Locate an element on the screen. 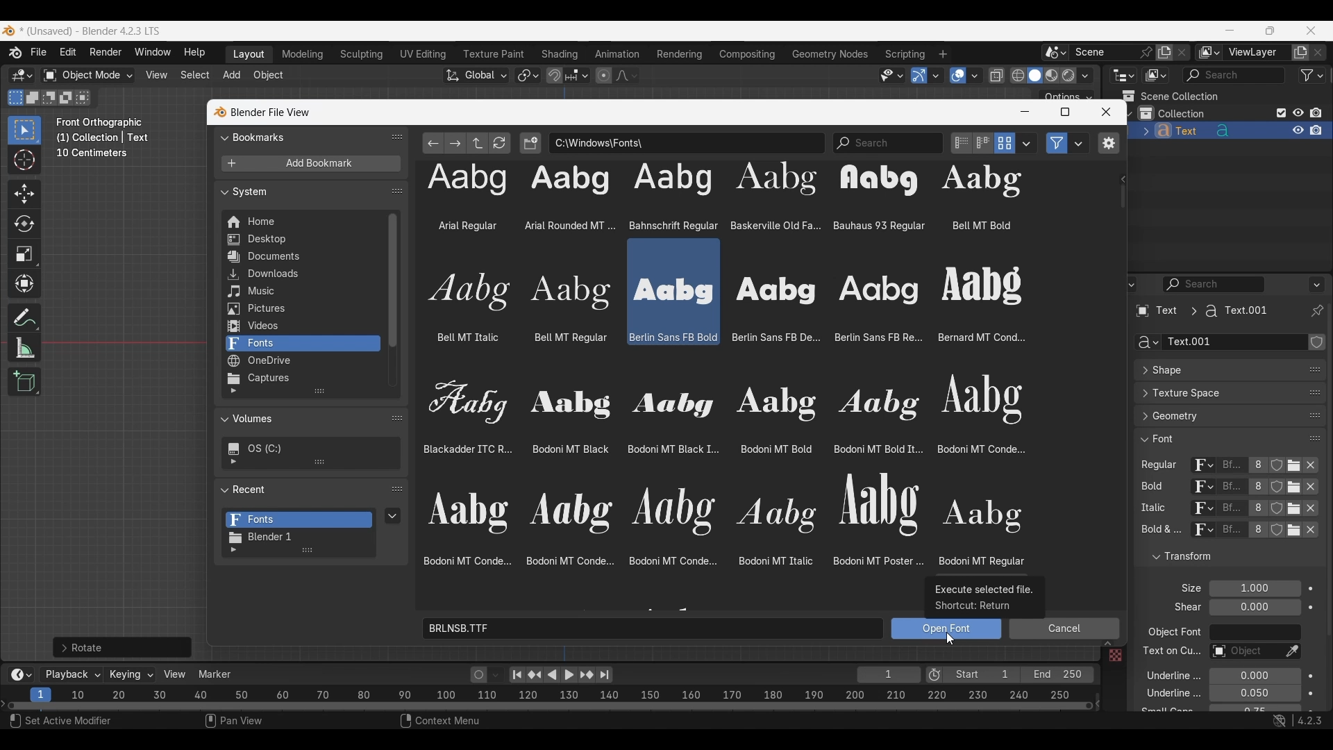 This screenshot has height=750, width=1333. text is located at coordinates (1159, 531).